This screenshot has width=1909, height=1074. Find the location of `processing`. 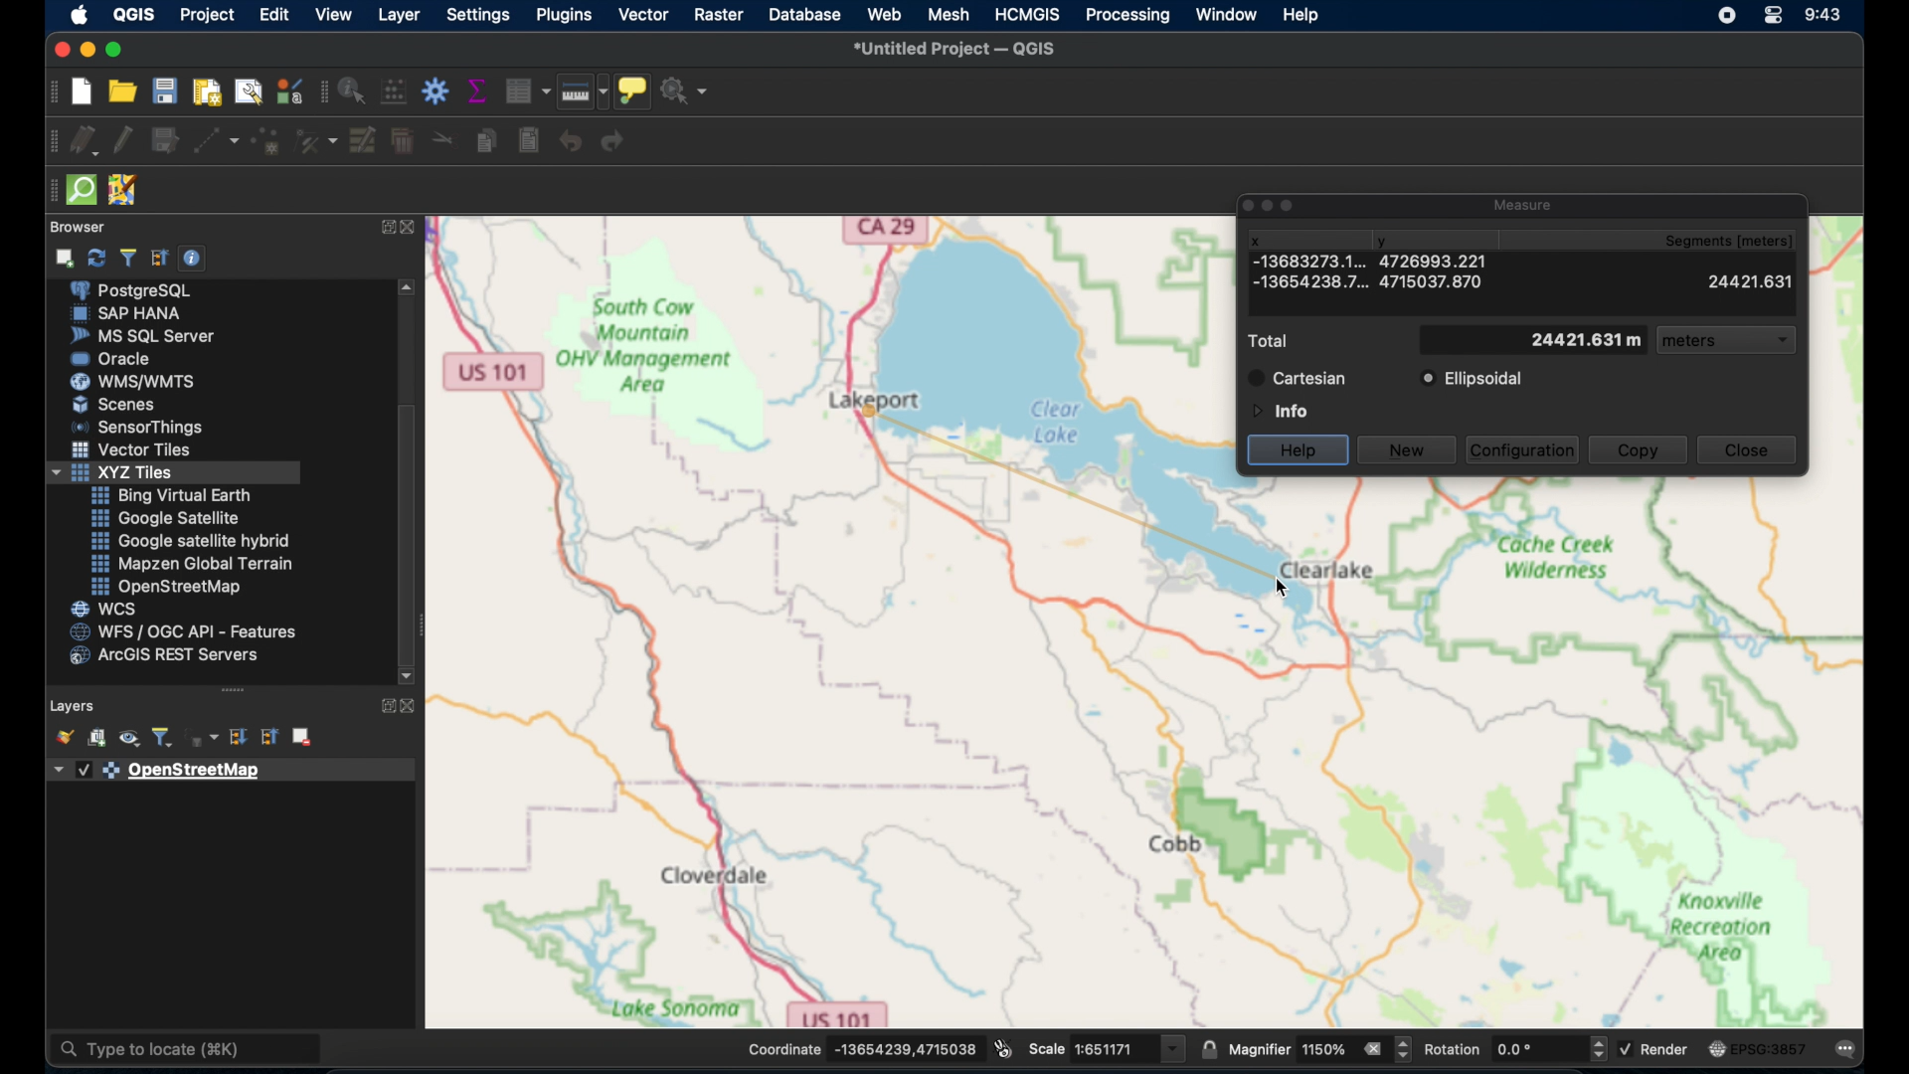

processing is located at coordinates (1126, 17).